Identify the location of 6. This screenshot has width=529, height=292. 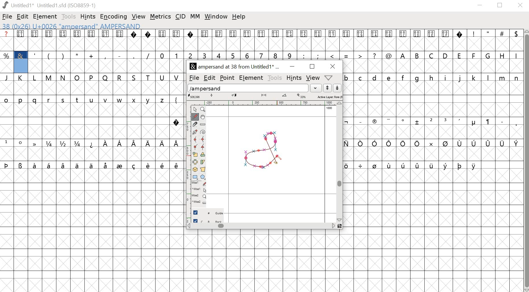
(248, 55).